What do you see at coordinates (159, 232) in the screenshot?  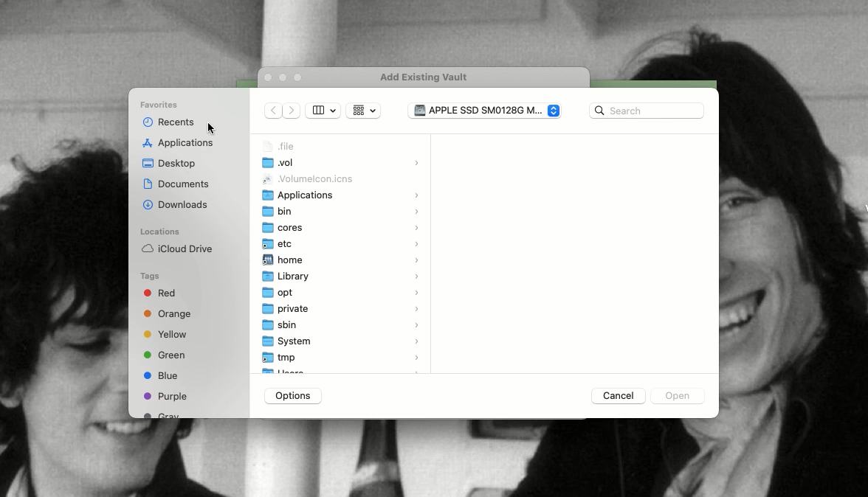 I see `Locations` at bounding box center [159, 232].